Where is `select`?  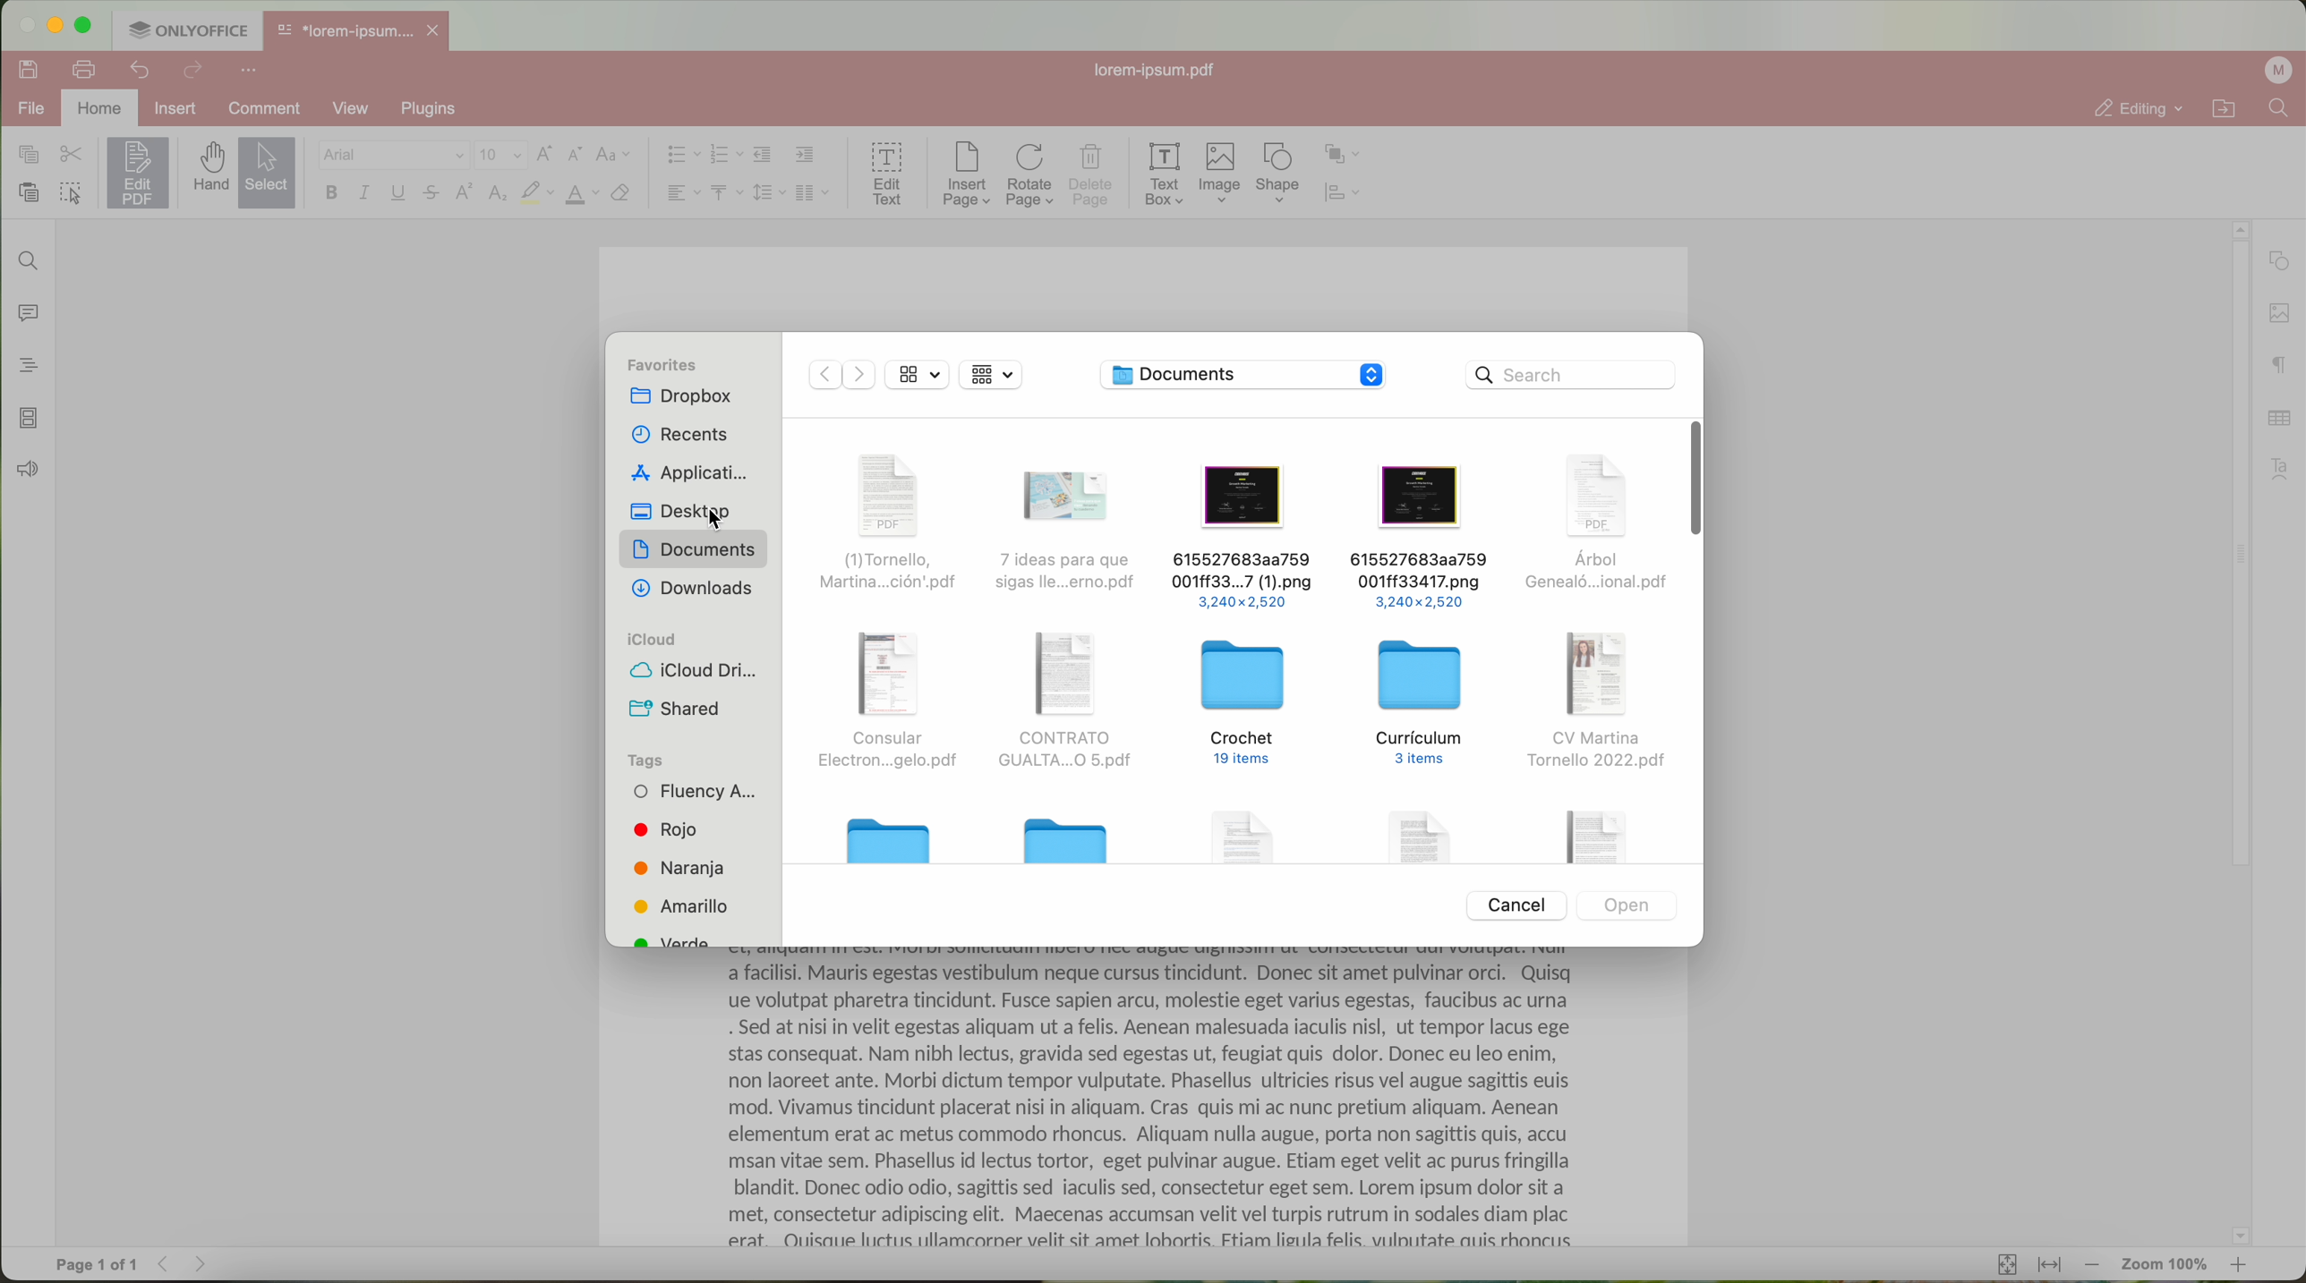 select is located at coordinates (268, 174).